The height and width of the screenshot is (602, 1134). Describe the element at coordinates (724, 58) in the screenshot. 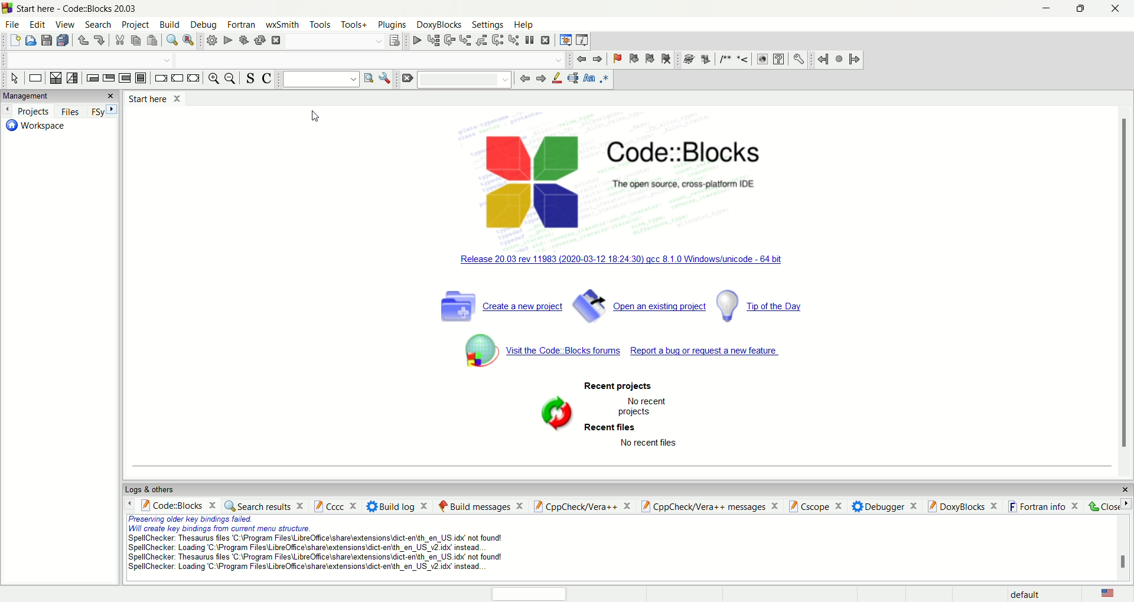

I see `Insert comment block` at that location.